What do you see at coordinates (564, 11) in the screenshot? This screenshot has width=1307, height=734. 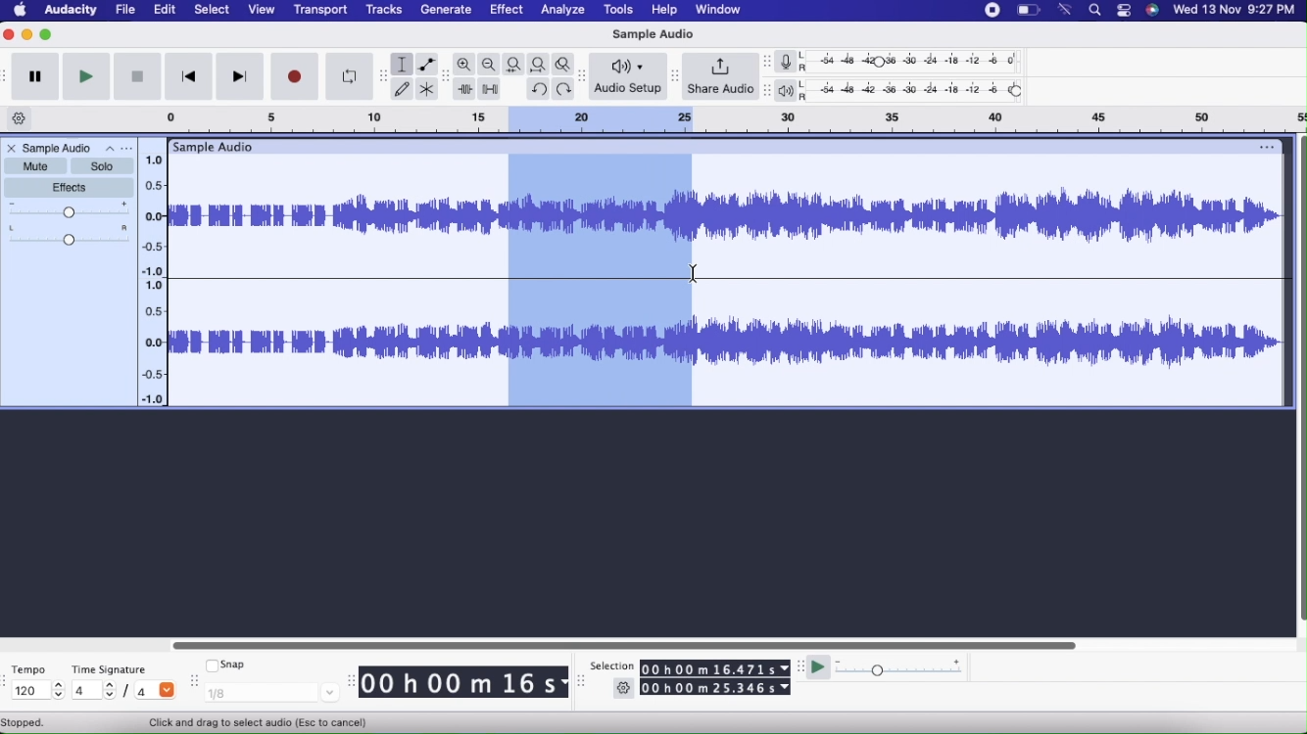 I see `analyze` at bounding box center [564, 11].